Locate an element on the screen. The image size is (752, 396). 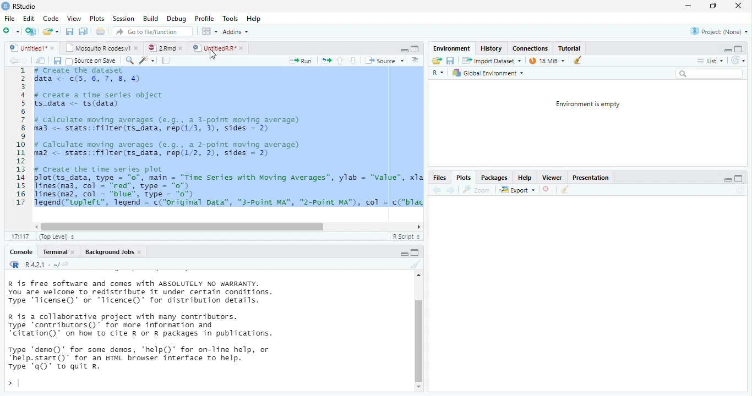
close is located at coordinates (75, 252).